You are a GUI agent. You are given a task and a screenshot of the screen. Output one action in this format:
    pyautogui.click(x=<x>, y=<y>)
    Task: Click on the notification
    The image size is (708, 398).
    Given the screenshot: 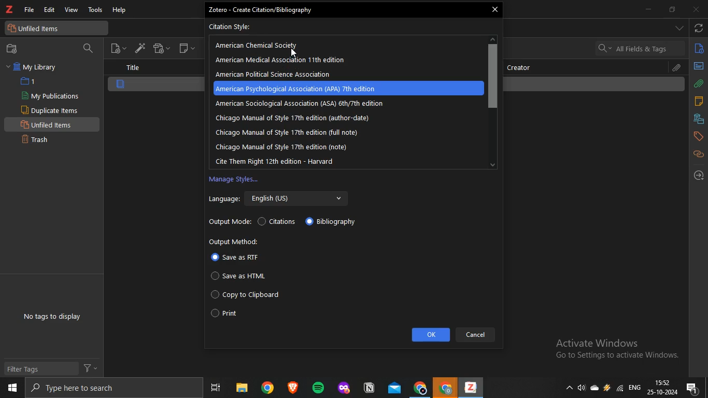 What is the action you would take?
    pyautogui.click(x=693, y=388)
    